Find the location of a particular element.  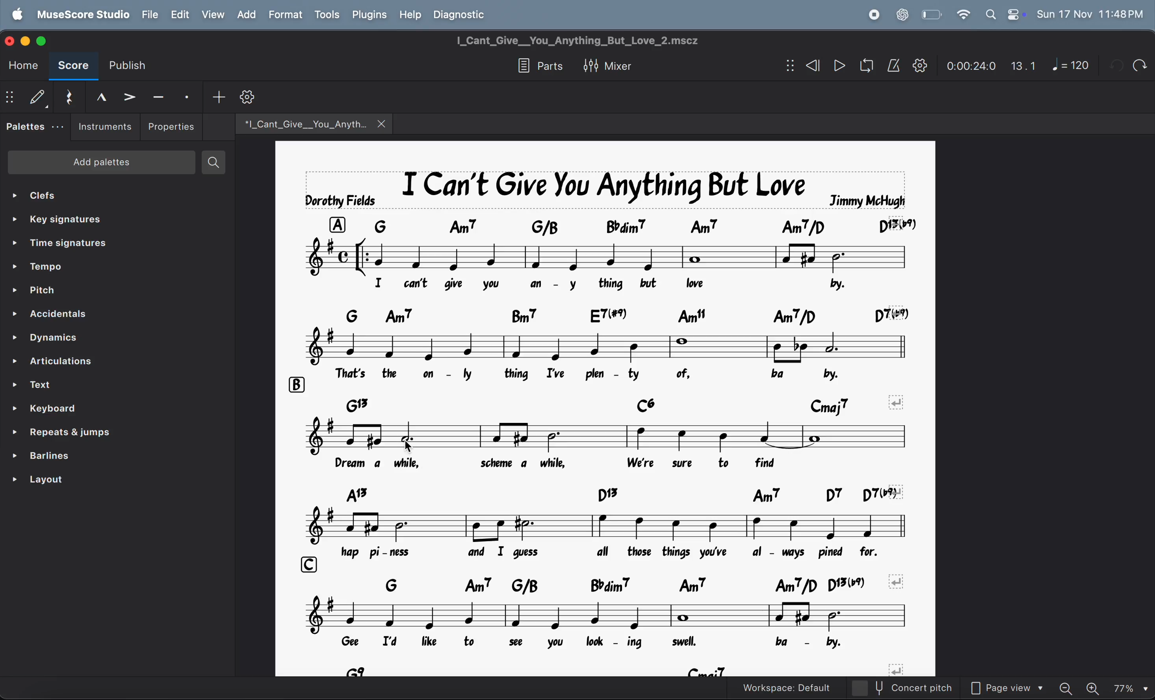

dynamics is located at coordinates (101, 340).